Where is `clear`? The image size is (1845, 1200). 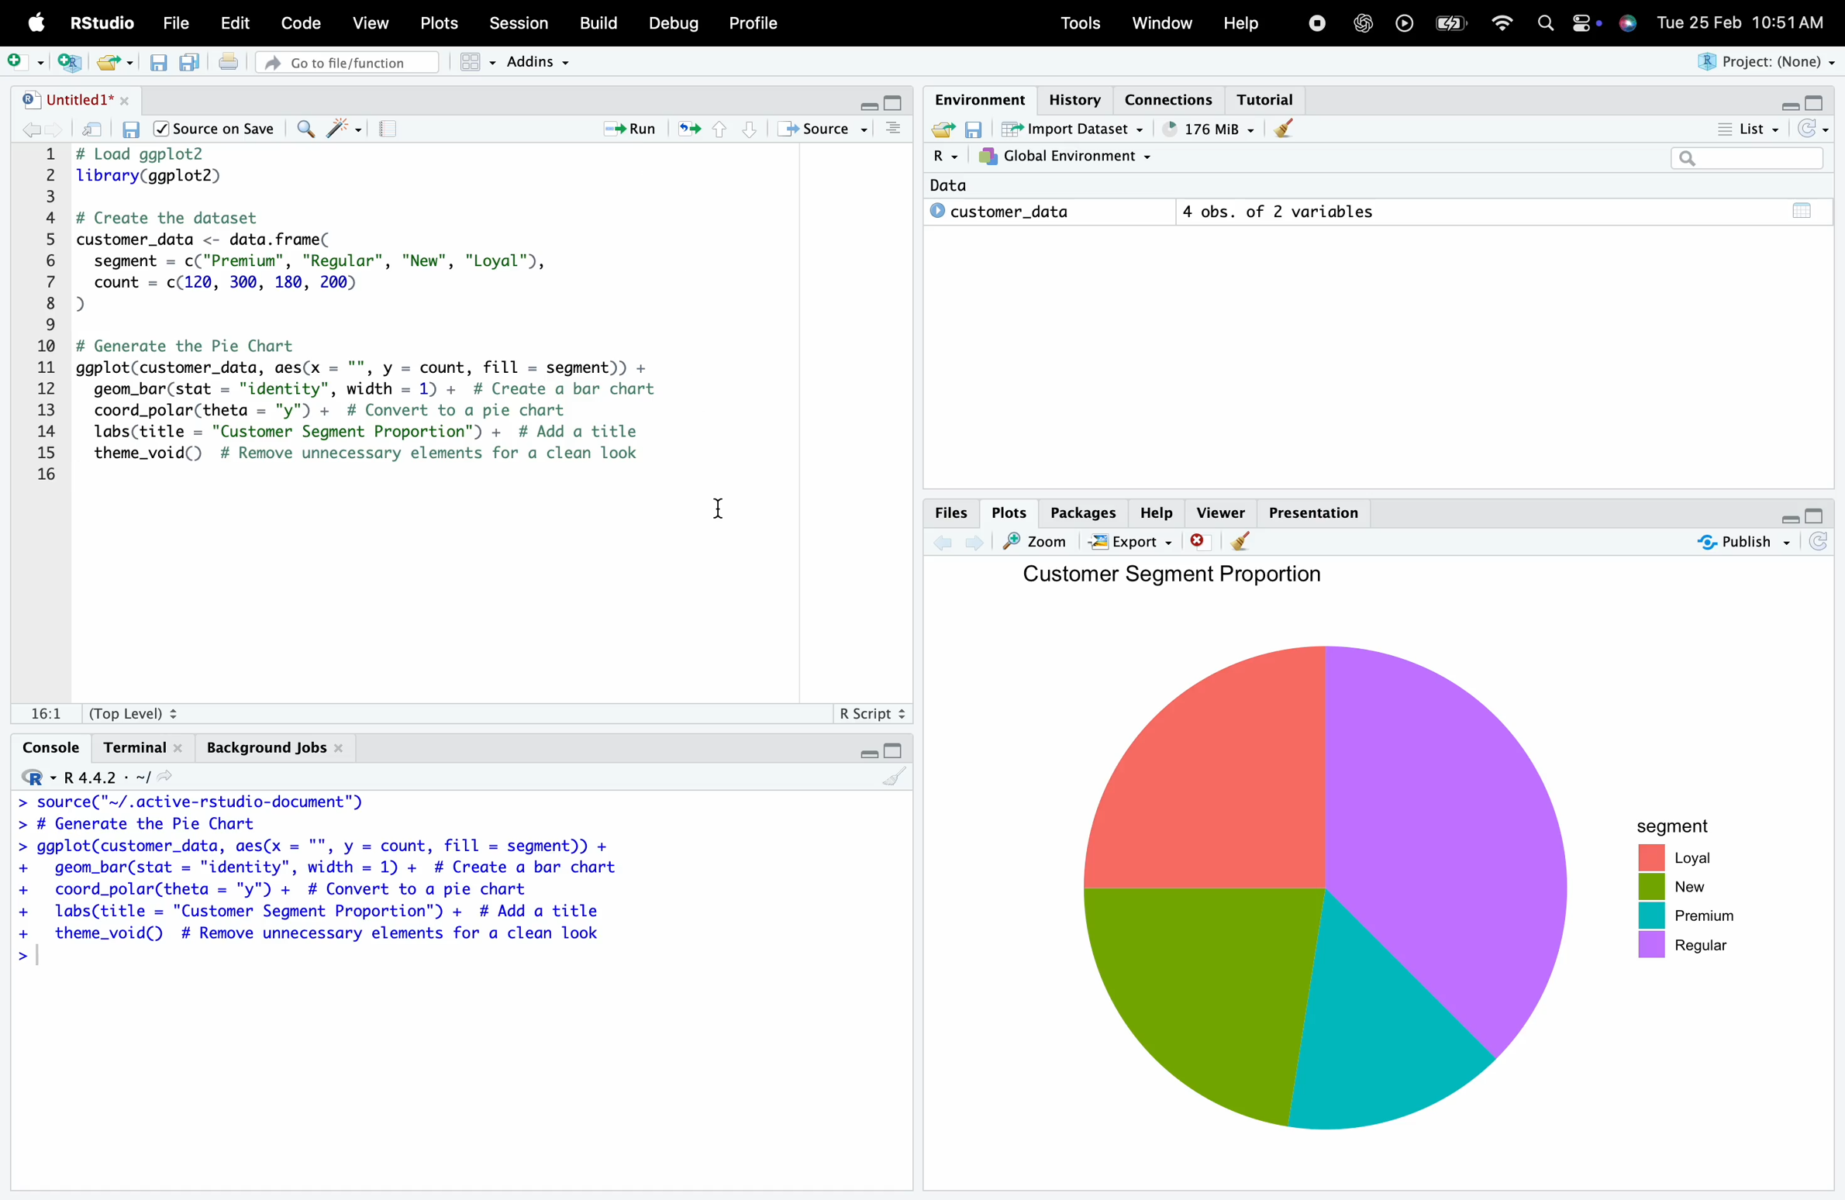
clear is located at coordinates (1276, 129).